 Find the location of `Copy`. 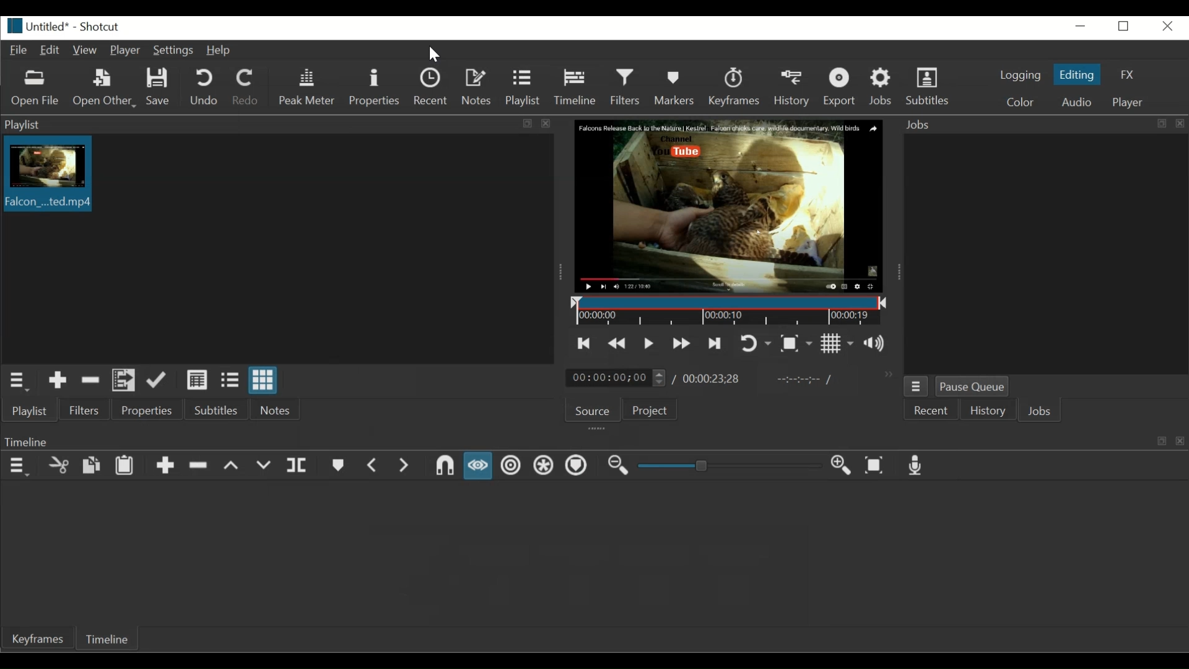

Copy is located at coordinates (94, 465).